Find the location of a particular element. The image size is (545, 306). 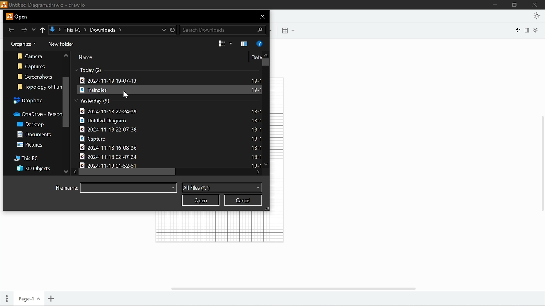

Open is located at coordinates (21, 17).